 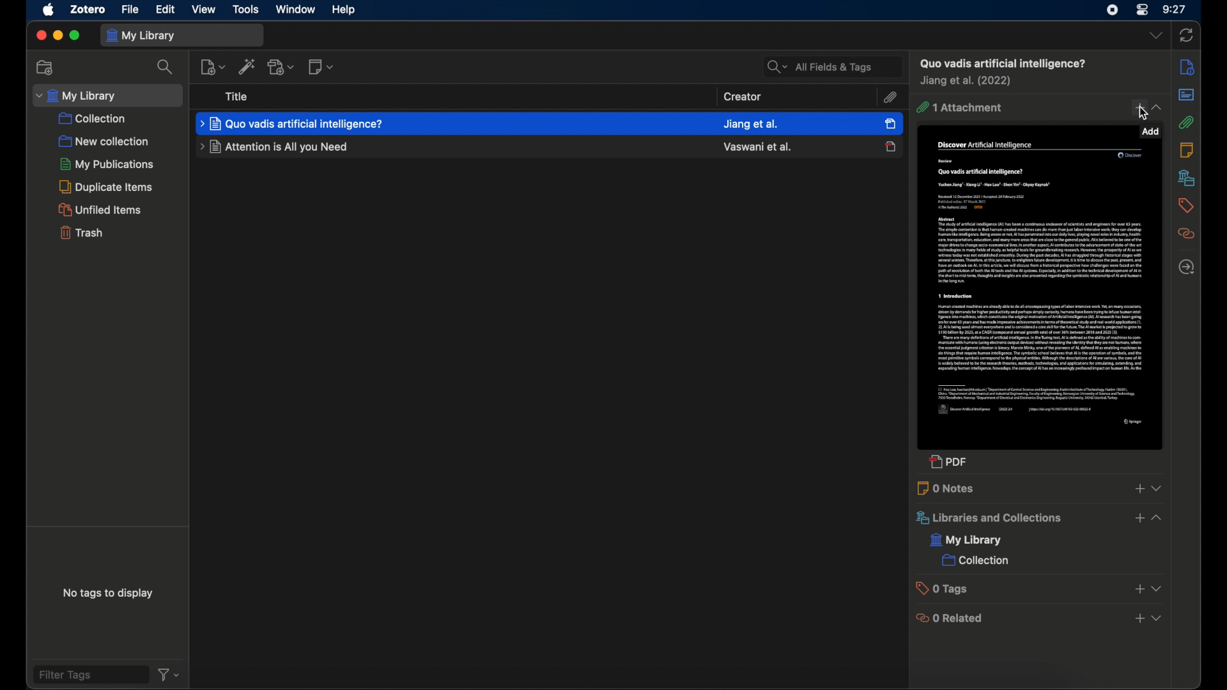 What do you see at coordinates (1001, 63) in the screenshot?
I see `item ` at bounding box center [1001, 63].